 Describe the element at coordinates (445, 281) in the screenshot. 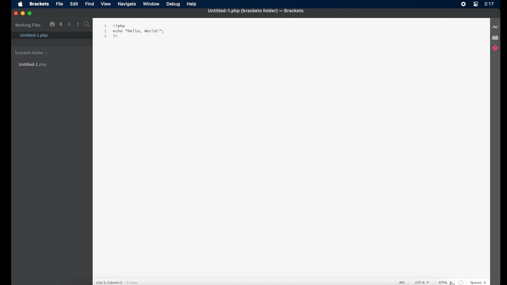

I see `HTML` at that location.